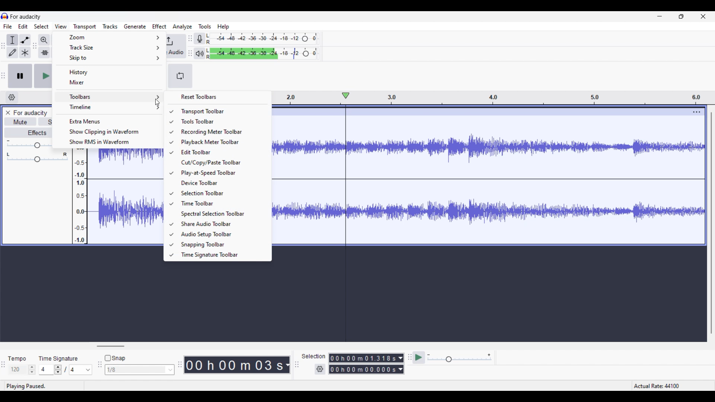 This screenshot has width=715, height=402. I want to click on Cut/Copy/Paste toolbar, so click(220, 162).